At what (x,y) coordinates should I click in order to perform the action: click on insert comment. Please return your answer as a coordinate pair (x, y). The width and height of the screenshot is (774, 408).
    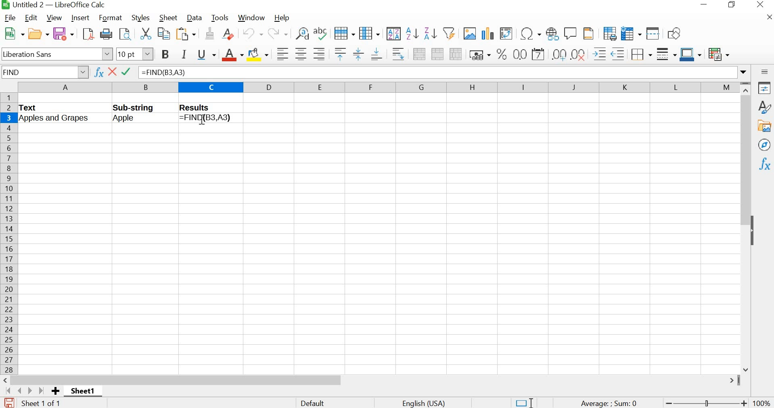
    Looking at the image, I should click on (571, 33).